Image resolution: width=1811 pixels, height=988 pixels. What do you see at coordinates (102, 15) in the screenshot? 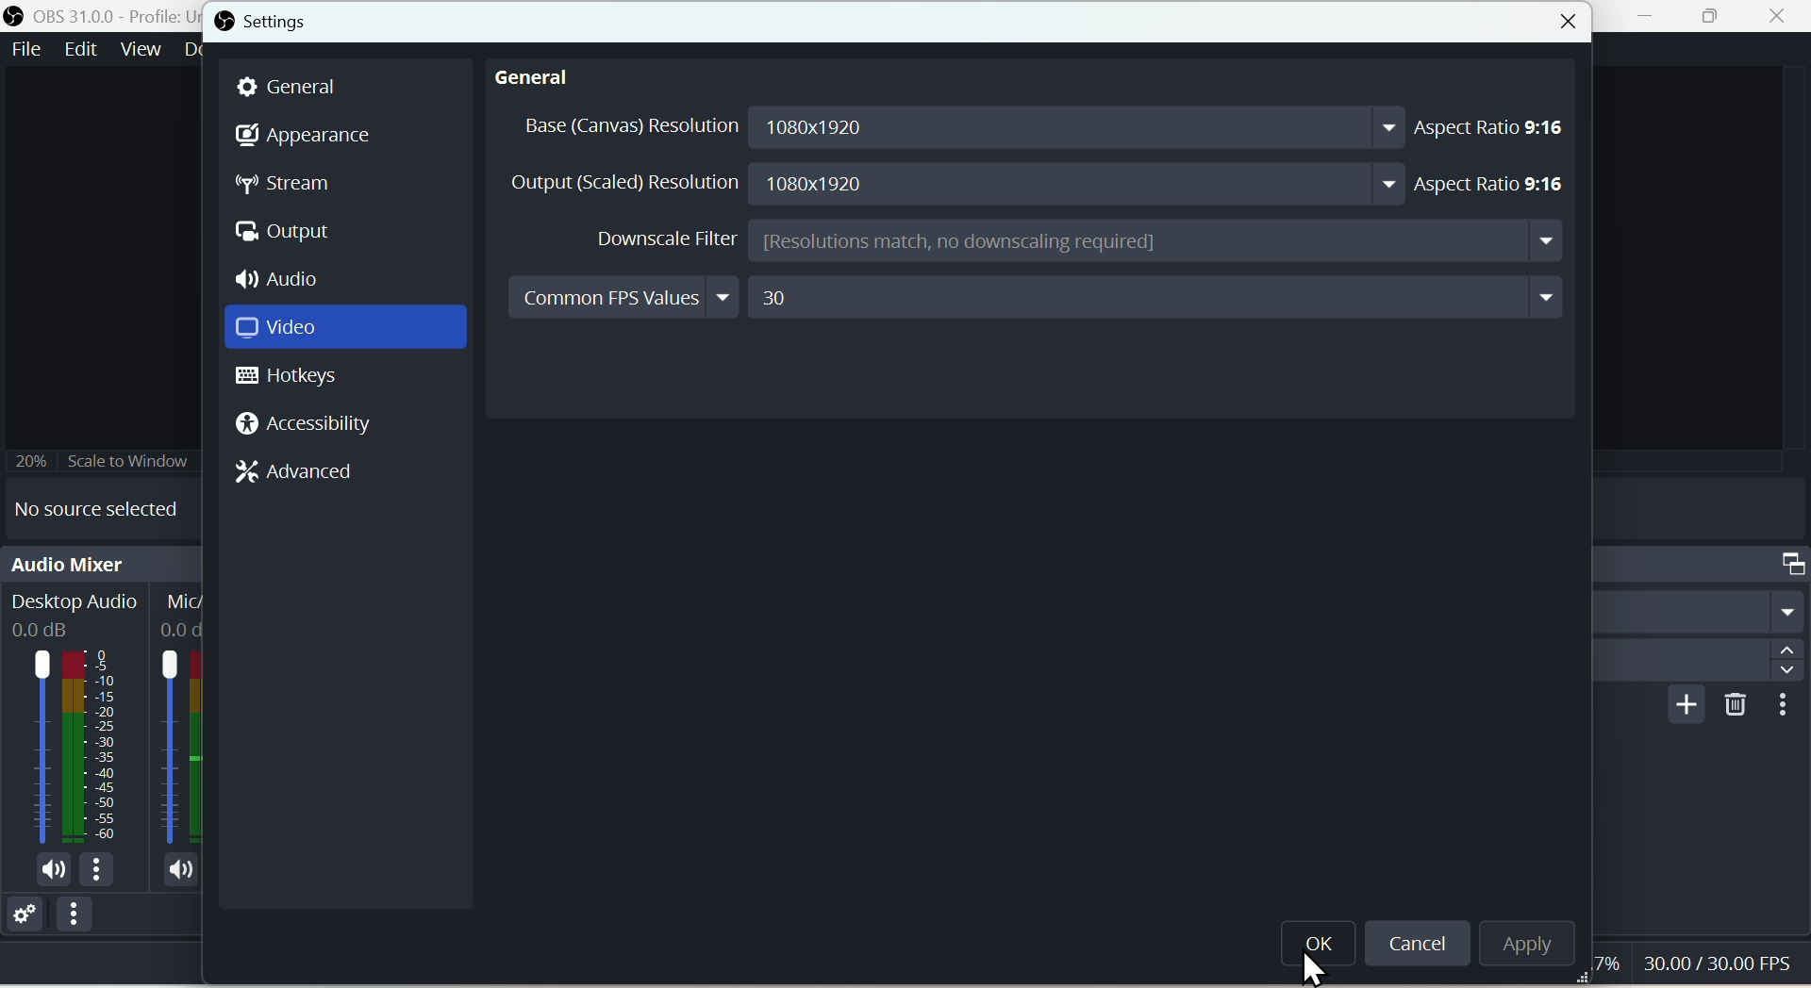
I see `OBS 31.0 .0 profile untitled scenes new scenes` at bounding box center [102, 15].